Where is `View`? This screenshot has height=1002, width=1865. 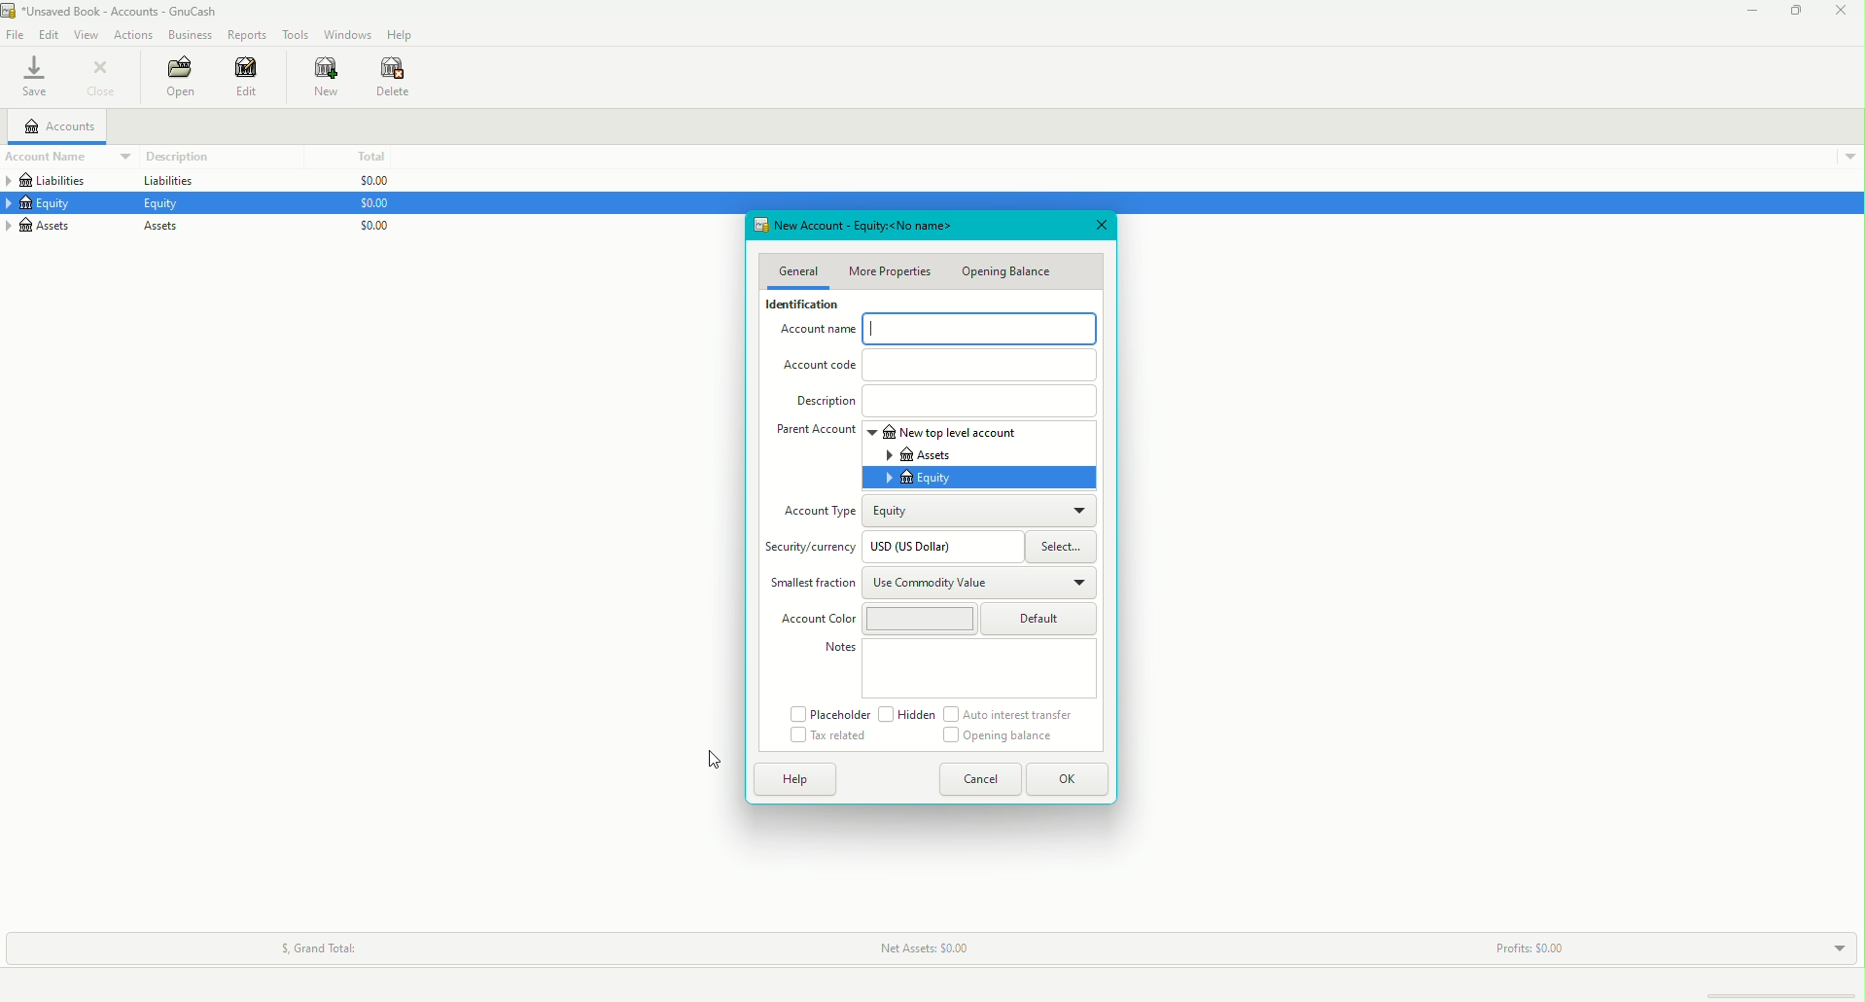
View is located at coordinates (86, 33).